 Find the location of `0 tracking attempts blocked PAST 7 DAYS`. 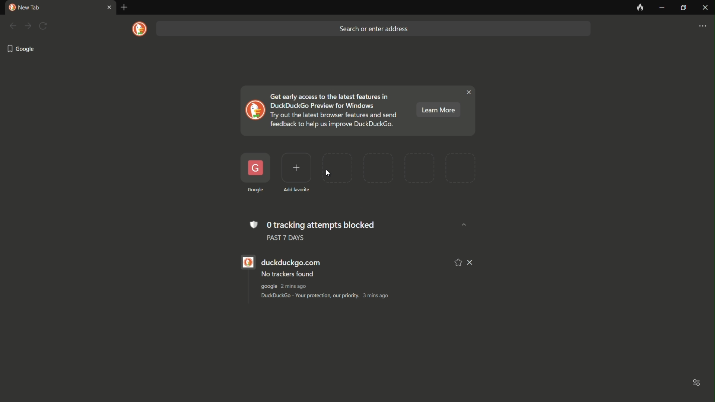

0 tracking attempts blocked PAST 7 DAYS is located at coordinates (363, 228).